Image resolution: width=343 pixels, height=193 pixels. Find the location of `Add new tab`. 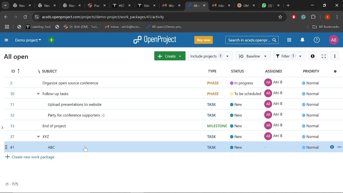

Add new tab is located at coordinates (288, 6).